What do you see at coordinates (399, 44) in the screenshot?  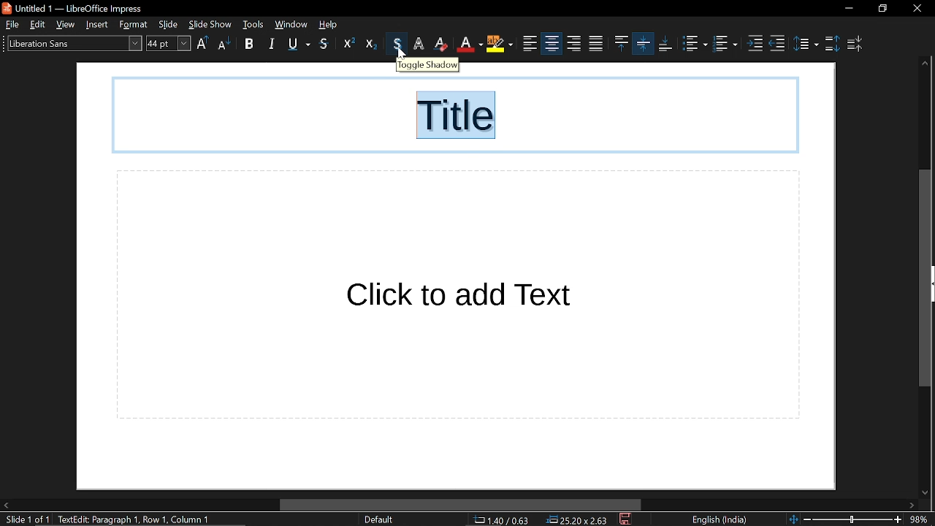 I see `outline` at bounding box center [399, 44].